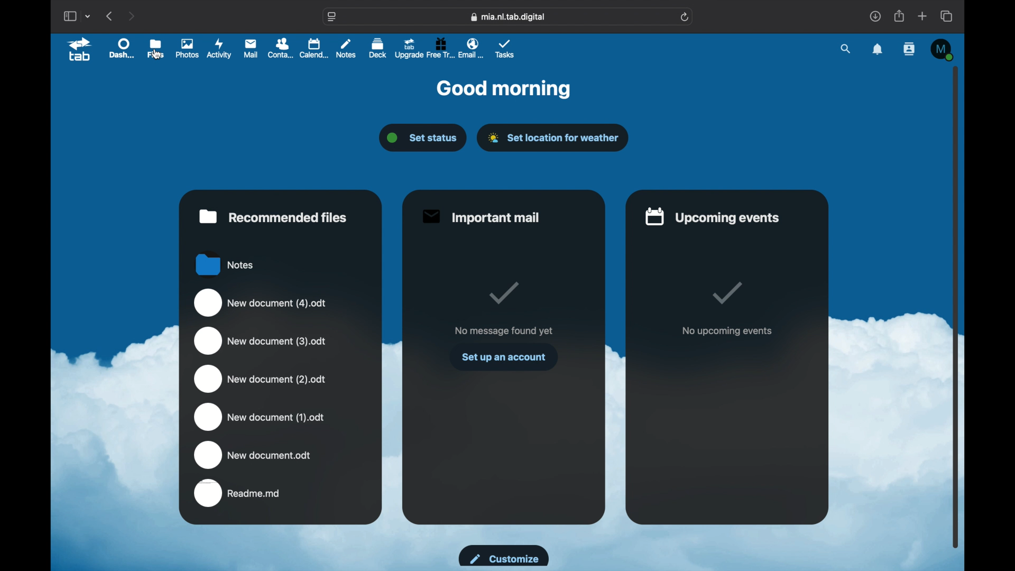 The height and width of the screenshot is (571, 1015). I want to click on upcoming events, so click(713, 216).